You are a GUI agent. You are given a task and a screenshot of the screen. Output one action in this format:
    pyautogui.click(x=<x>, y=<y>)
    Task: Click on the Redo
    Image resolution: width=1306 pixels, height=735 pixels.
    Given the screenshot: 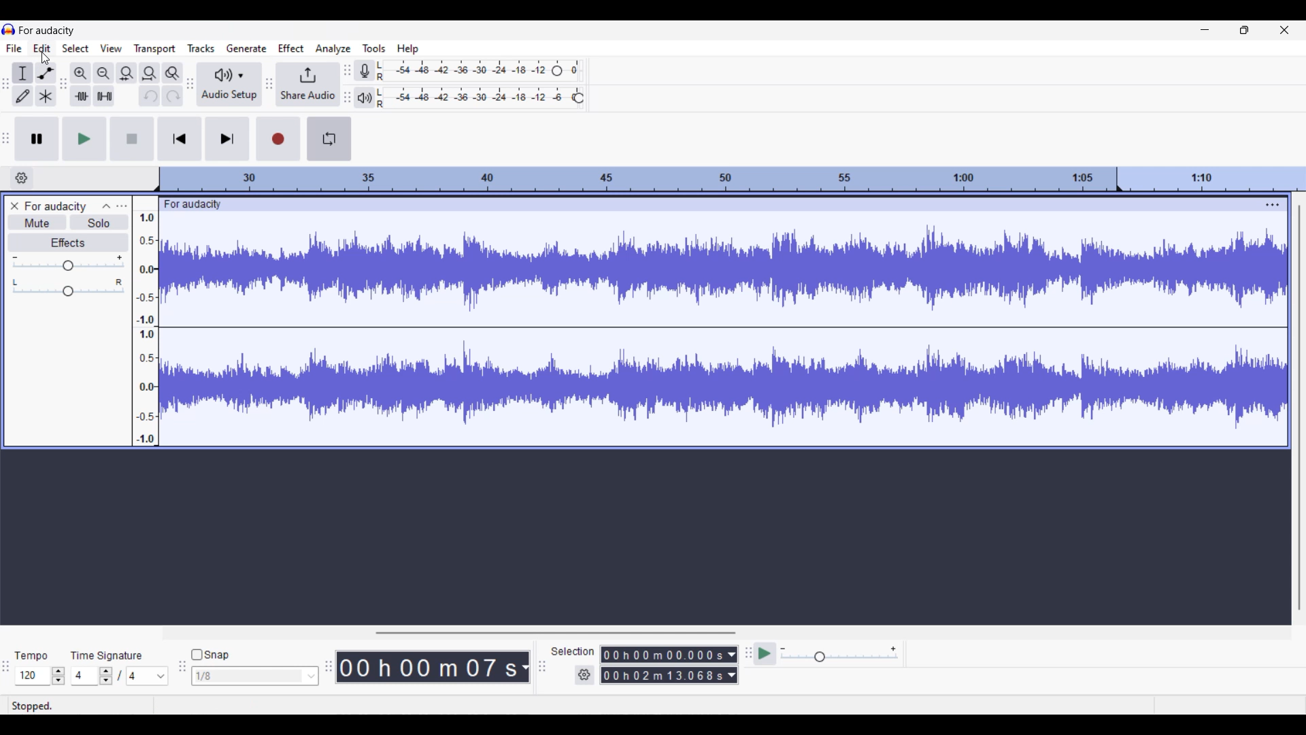 What is the action you would take?
    pyautogui.click(x=172, y=95)
    